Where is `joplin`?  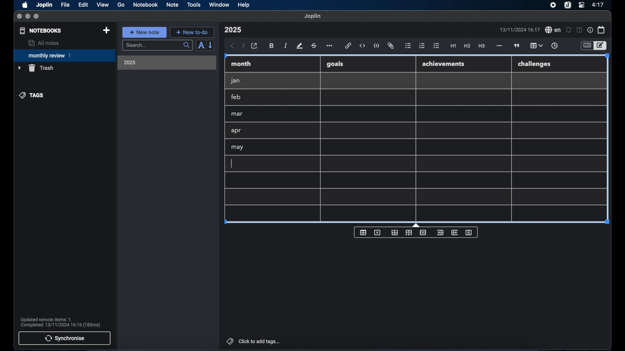 joplin is located at coordinates (312, 16).